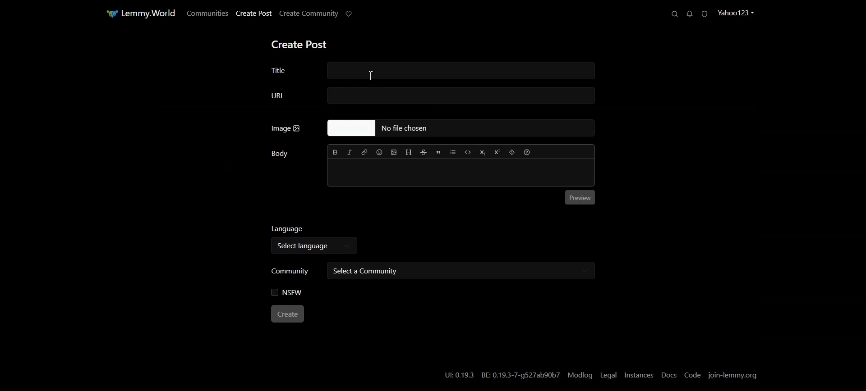 The image size is (866, 391). I want to click on Code, so click(469, 153).